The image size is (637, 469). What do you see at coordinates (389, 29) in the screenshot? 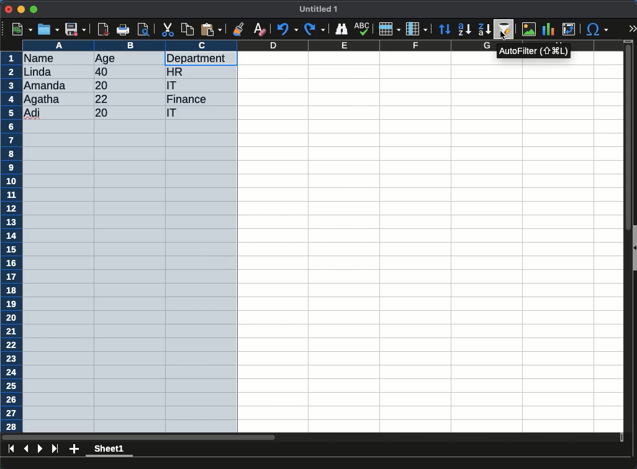
I see `rows` at bounding box center [389, 29].